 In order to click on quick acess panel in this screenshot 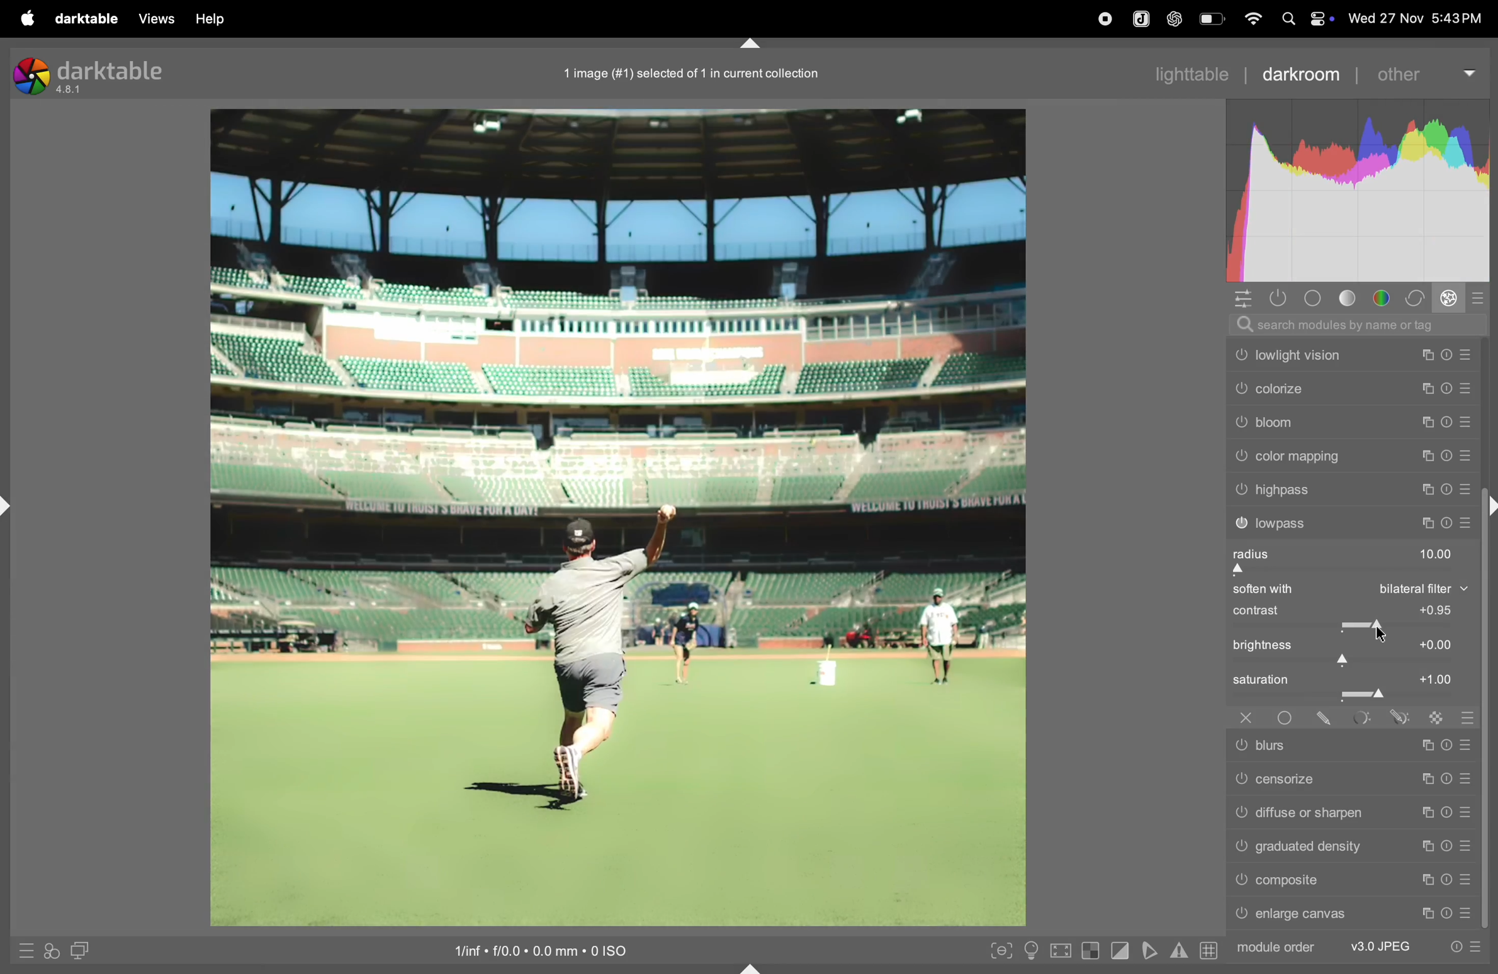, I will do `click(1239, 299)`.